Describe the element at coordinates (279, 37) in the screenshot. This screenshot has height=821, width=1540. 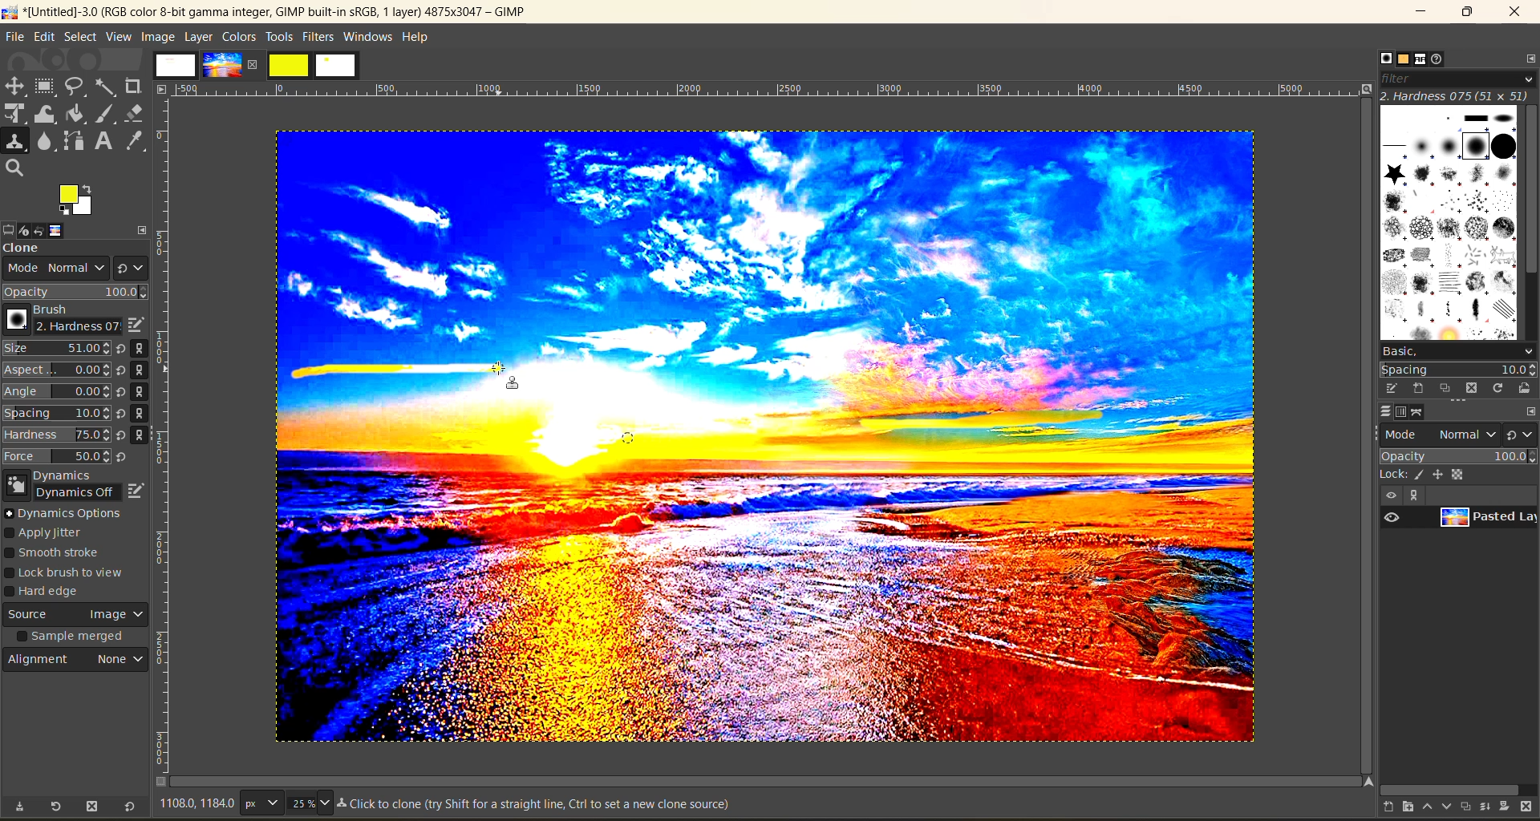
I see `tools` at that location.